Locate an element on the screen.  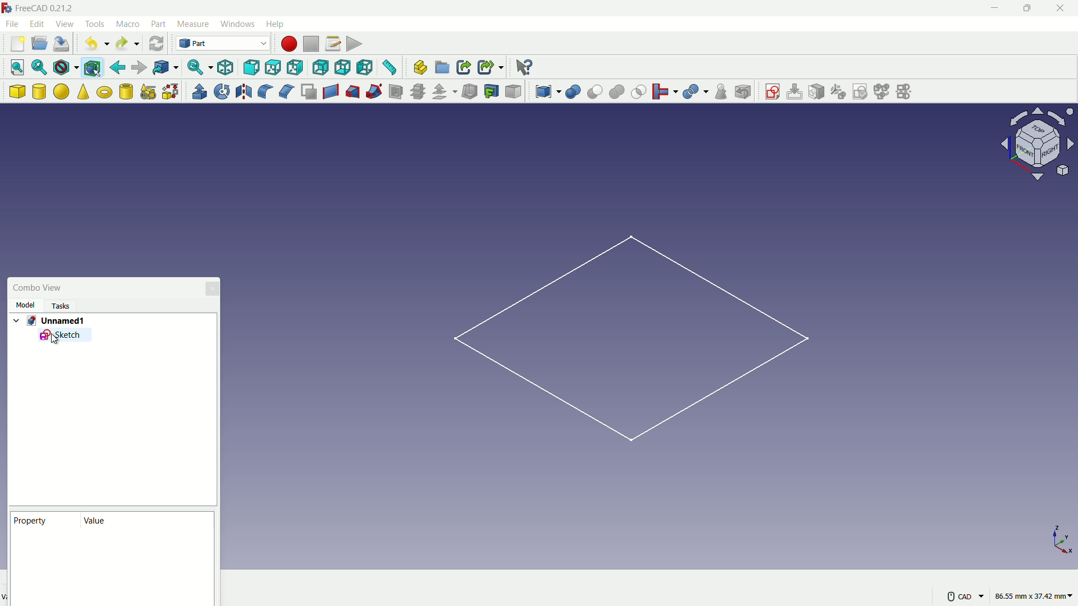
Cursor is located at coordinates (56, 342).